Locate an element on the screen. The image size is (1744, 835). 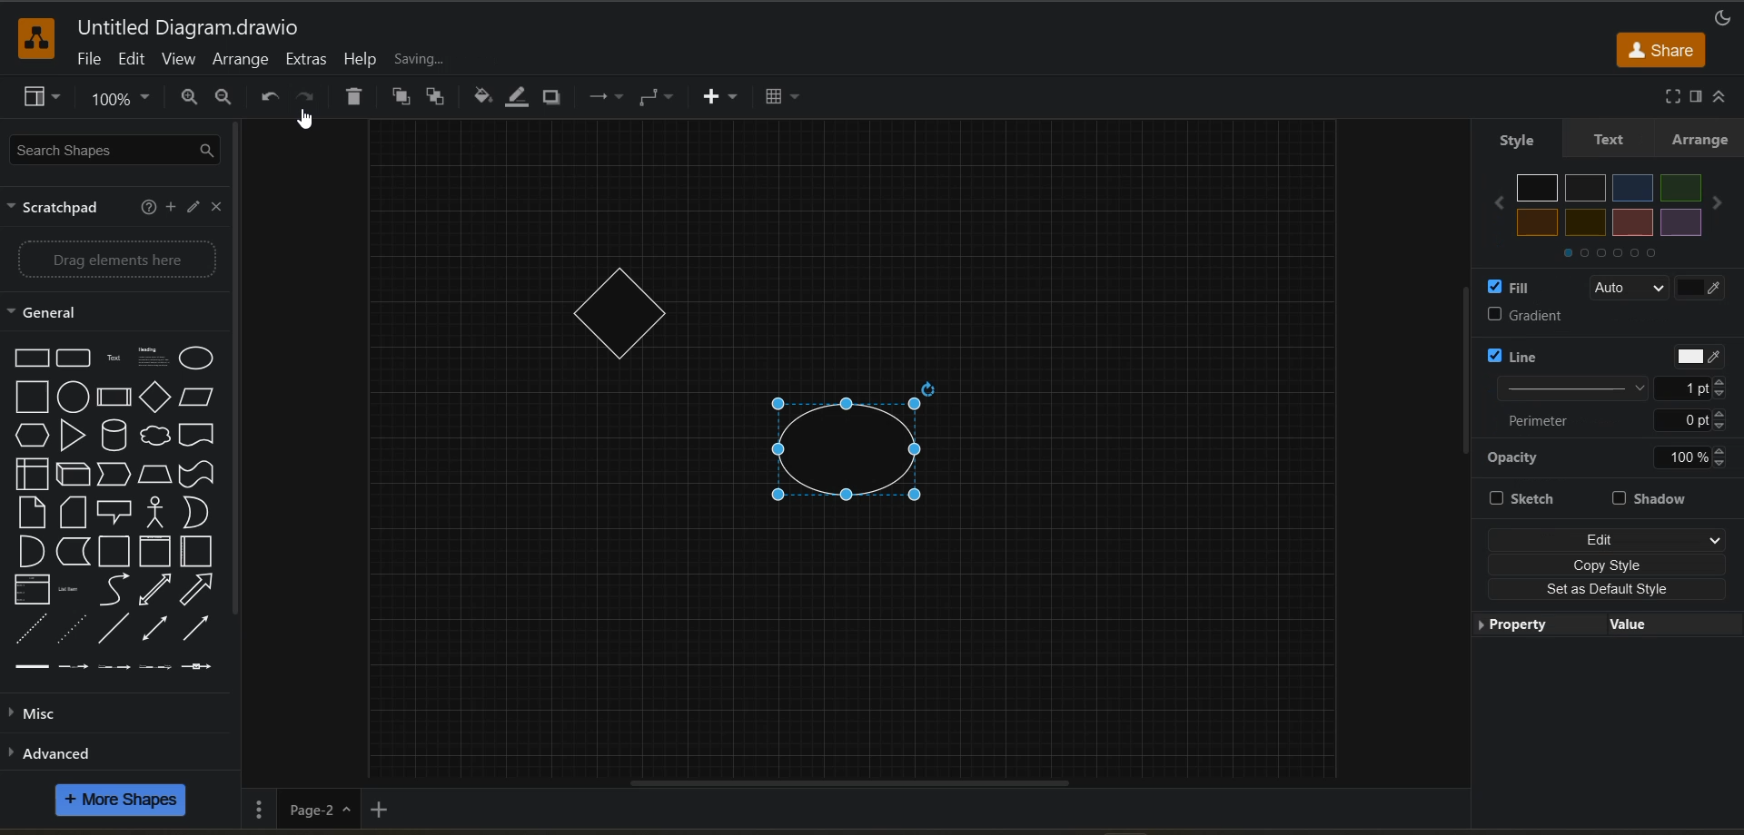
horizontal scroll bar is located at coordinates (846, 782).